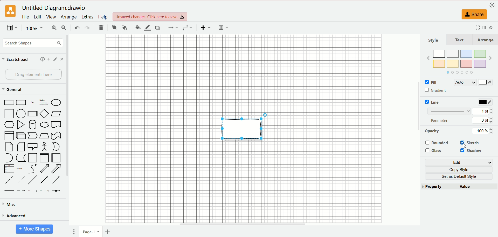 This screenshot has width=498, height=237. Describe the element at coordinates (485, 83) in the screenshot. I see `color` at that location.